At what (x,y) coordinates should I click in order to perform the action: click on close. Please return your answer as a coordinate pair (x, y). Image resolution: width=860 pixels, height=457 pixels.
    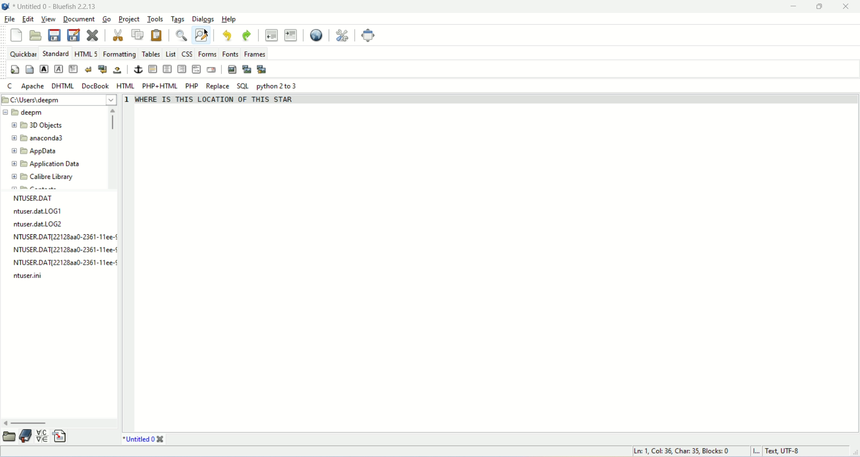
    Looking at the image, I should click on (849, 7).